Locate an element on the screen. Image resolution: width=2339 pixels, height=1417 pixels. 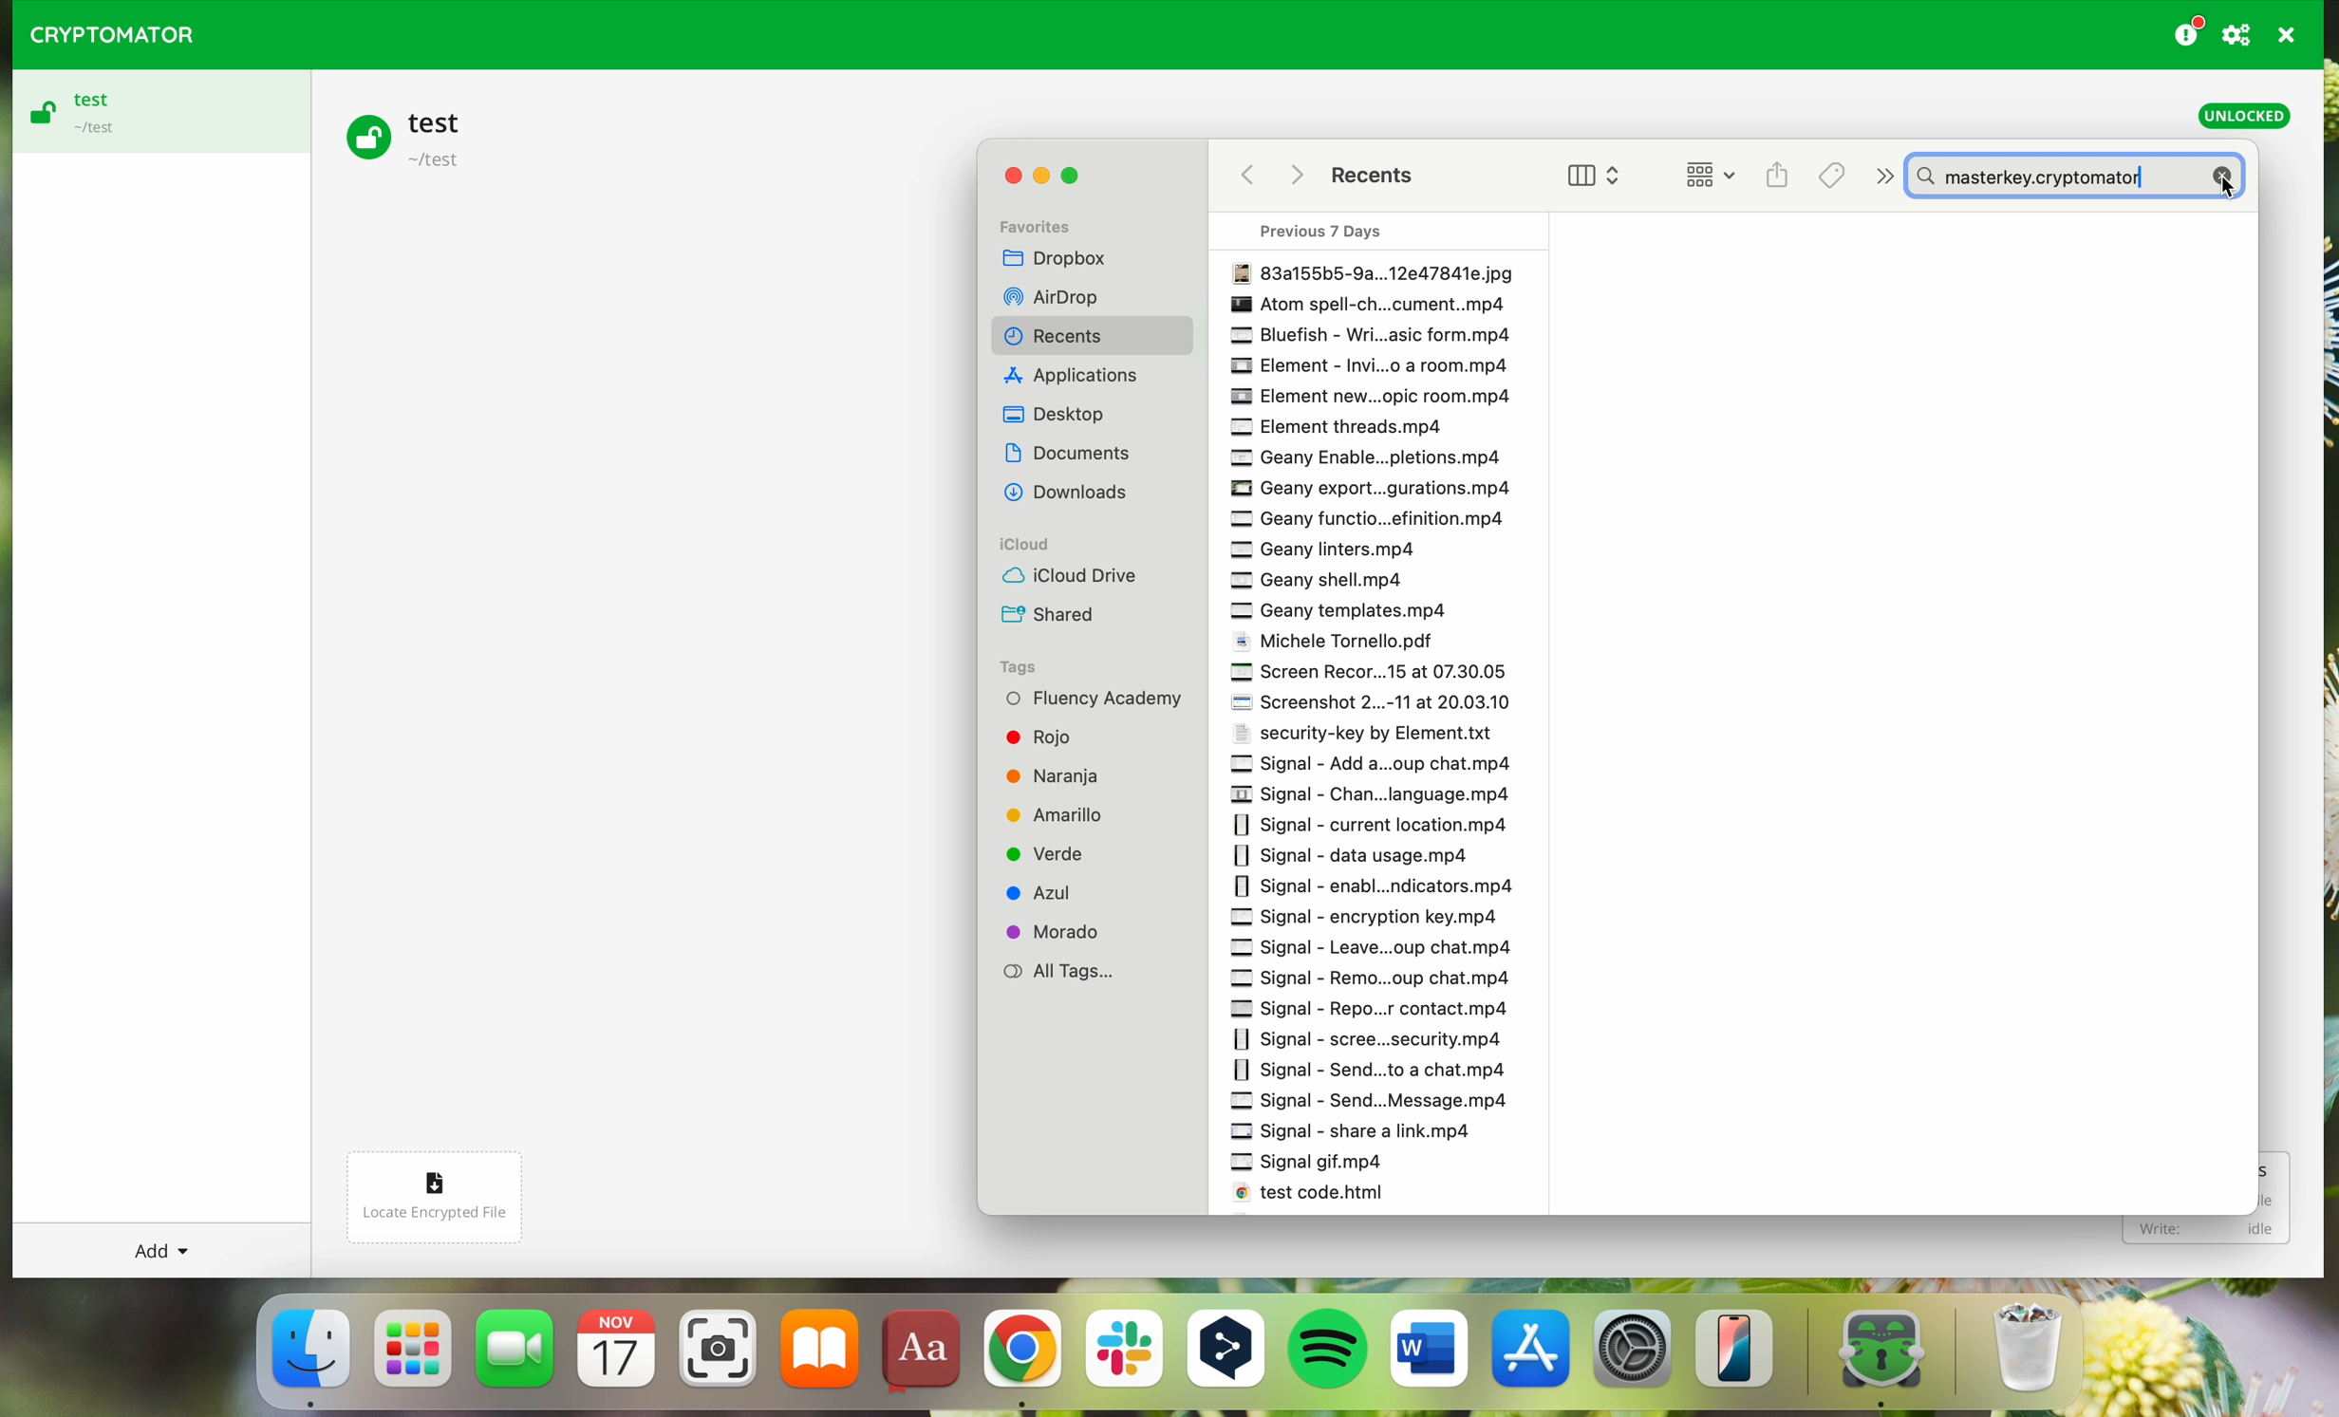
launchpad is located at coordinates (415, 1360).